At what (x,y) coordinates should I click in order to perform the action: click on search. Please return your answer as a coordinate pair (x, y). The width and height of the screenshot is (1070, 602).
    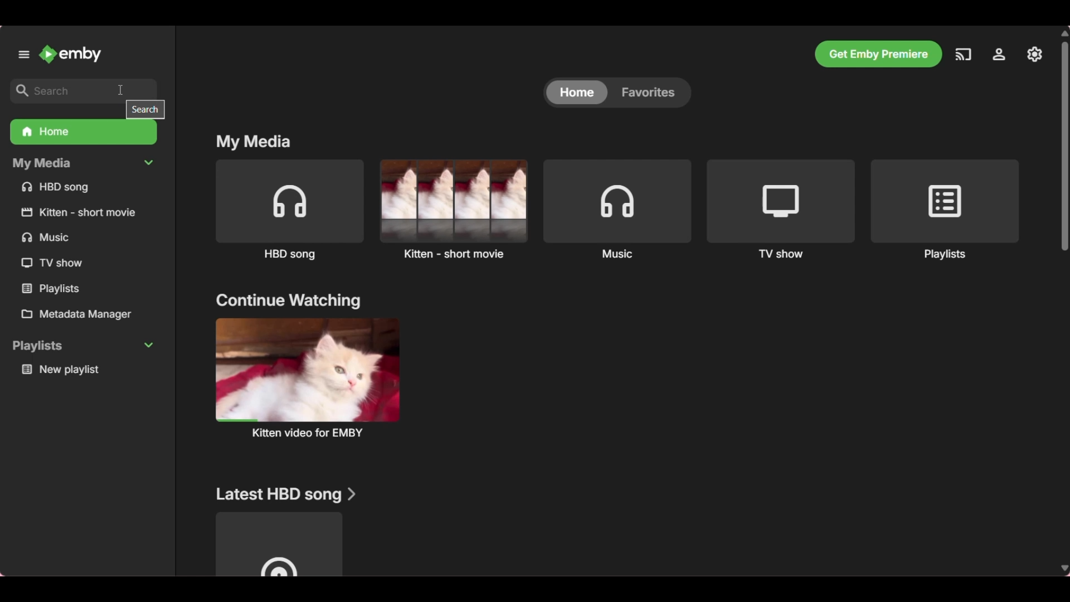
    Looking at the image, I should click on (145, 110).